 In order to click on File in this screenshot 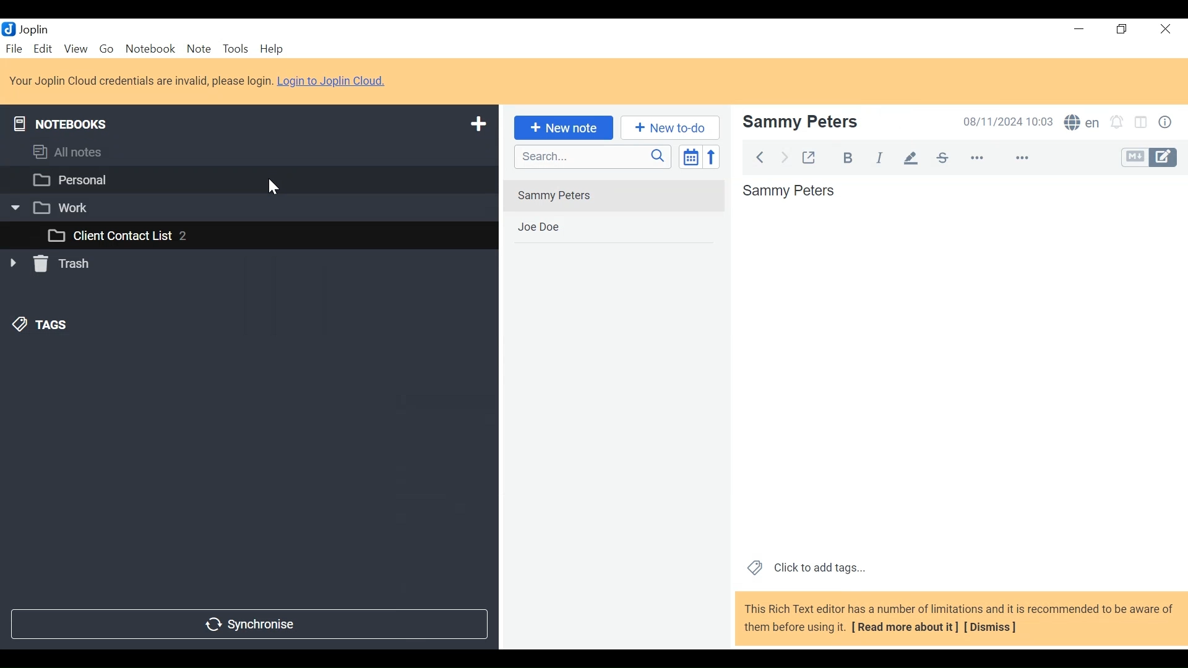, I will do `click(14, 47)`.